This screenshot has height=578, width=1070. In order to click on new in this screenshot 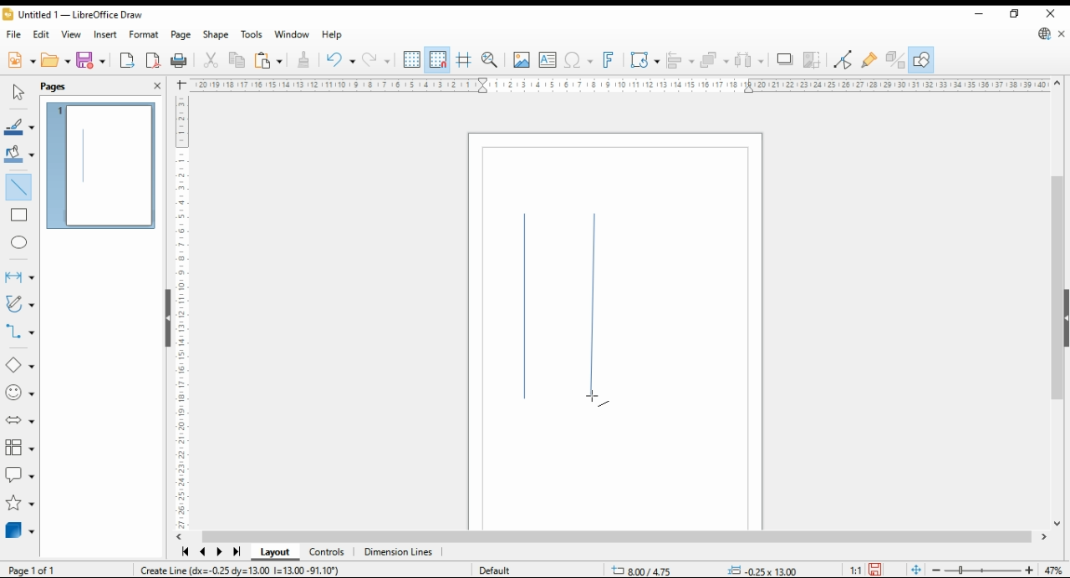, I will do `click(20, 62)`.